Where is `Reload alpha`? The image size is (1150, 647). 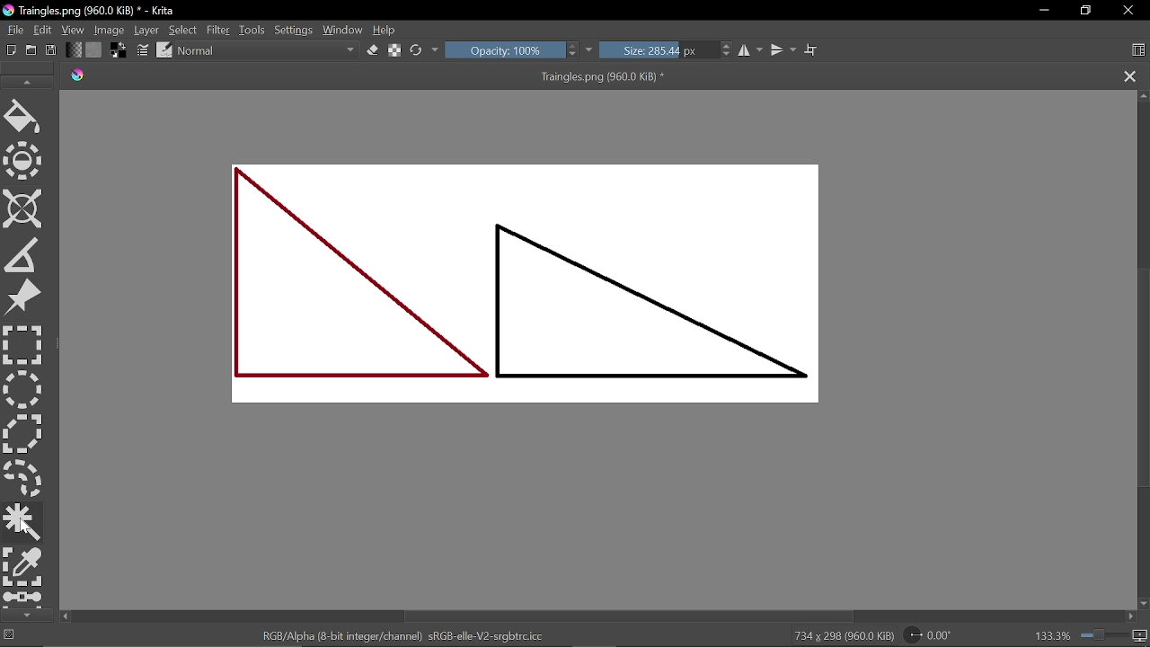 Reload alpha is located at coordinates (396, 51).